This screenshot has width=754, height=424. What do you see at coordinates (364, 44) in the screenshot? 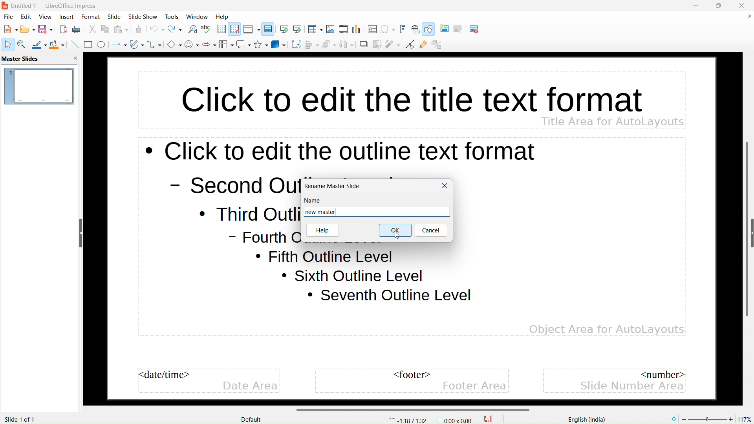
I see `shadow` at bounding box center [364, 44].